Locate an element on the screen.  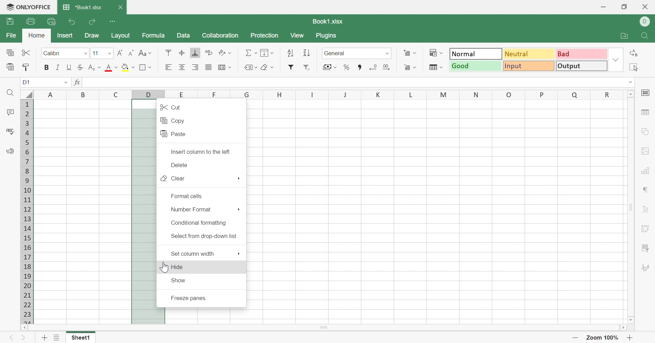
Chart settings is located at coordinates (647, 170).